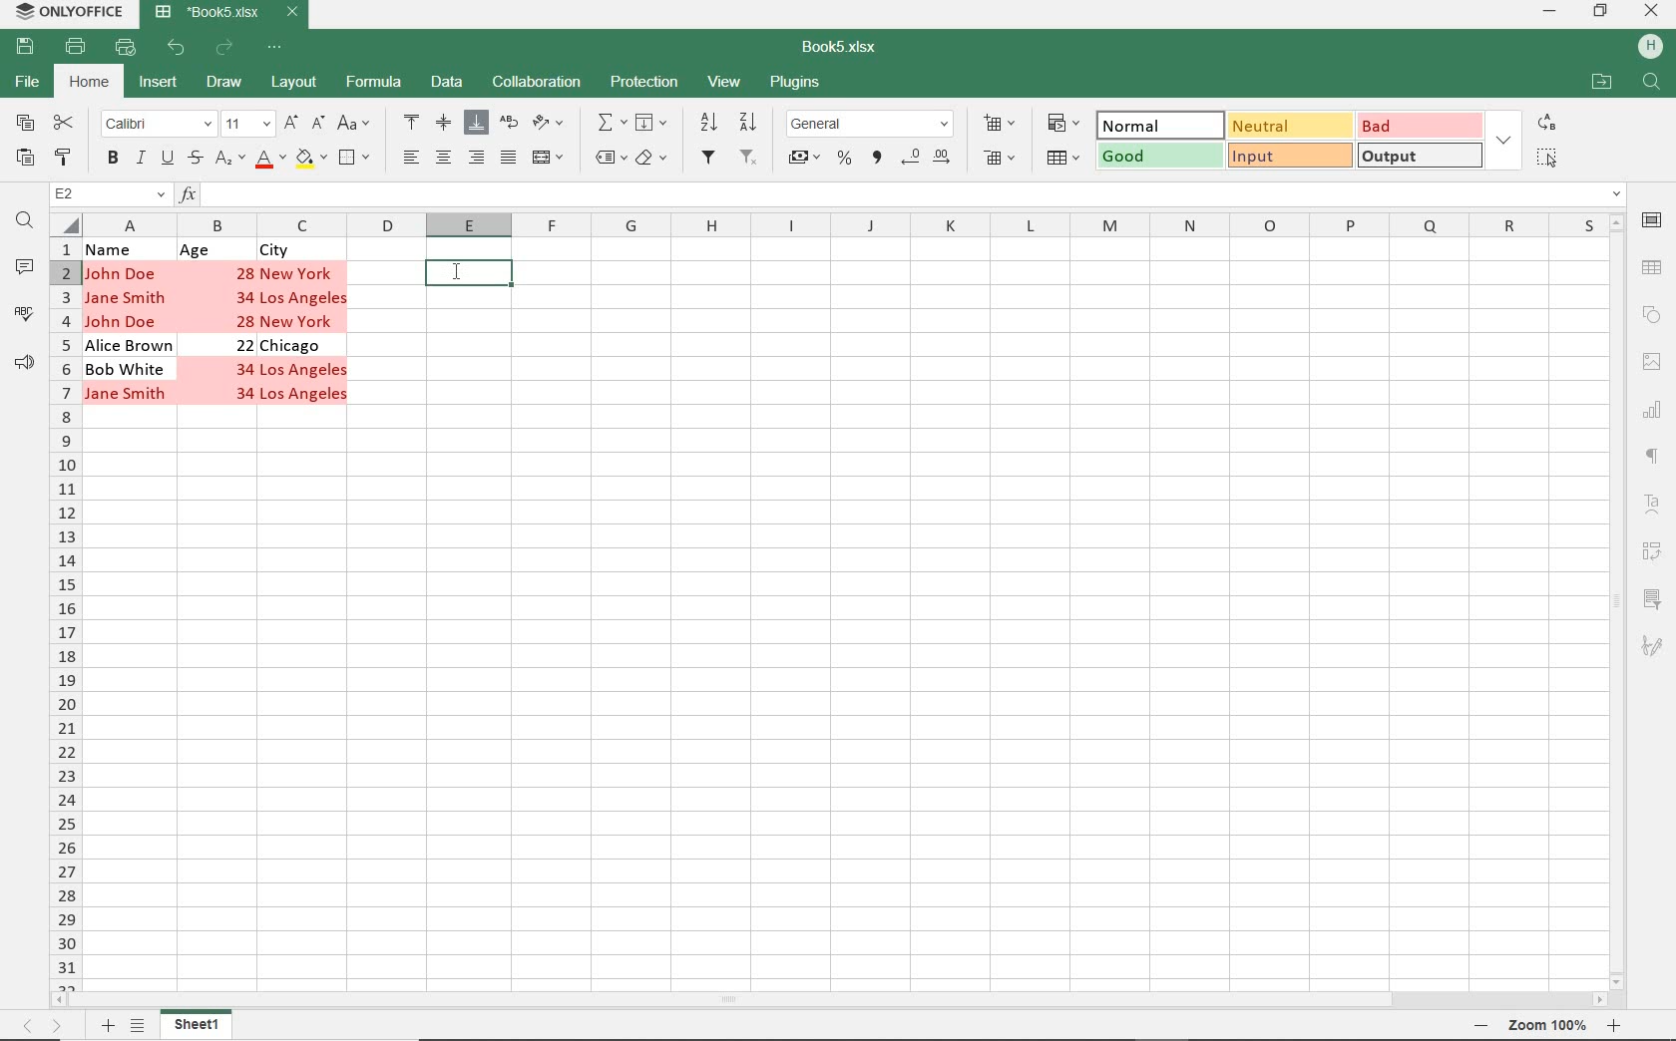 The image size is (1676, 1041). What do you see at coordinates (64, 159) in the screenshot?
I see `COPY STYLE` at bounding box center [64, 159].